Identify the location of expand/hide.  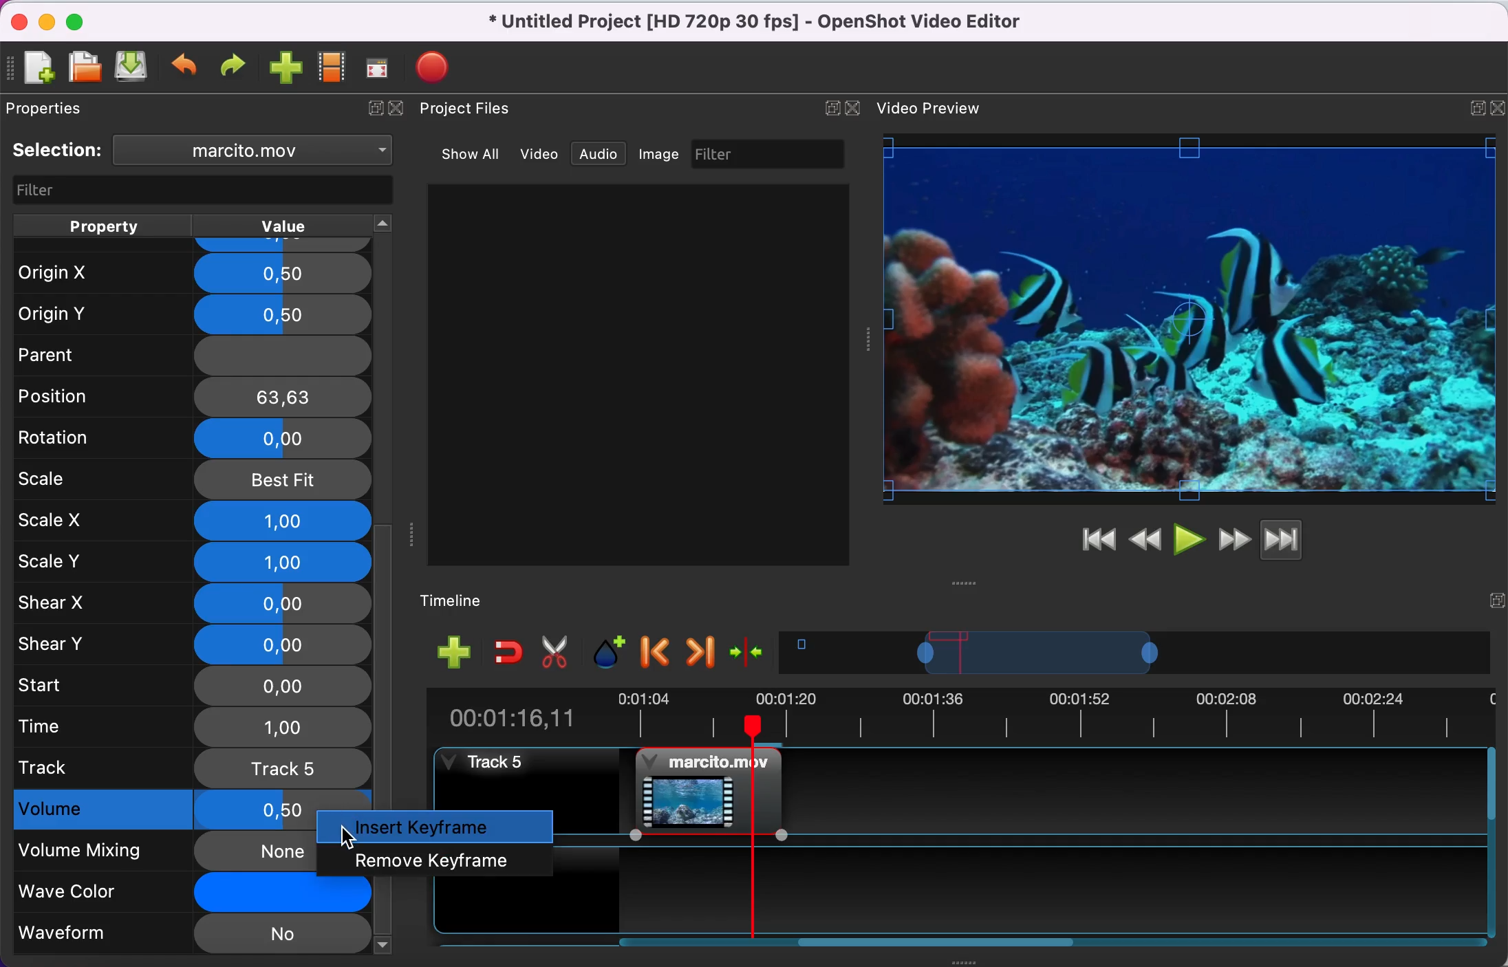
(371, 111).